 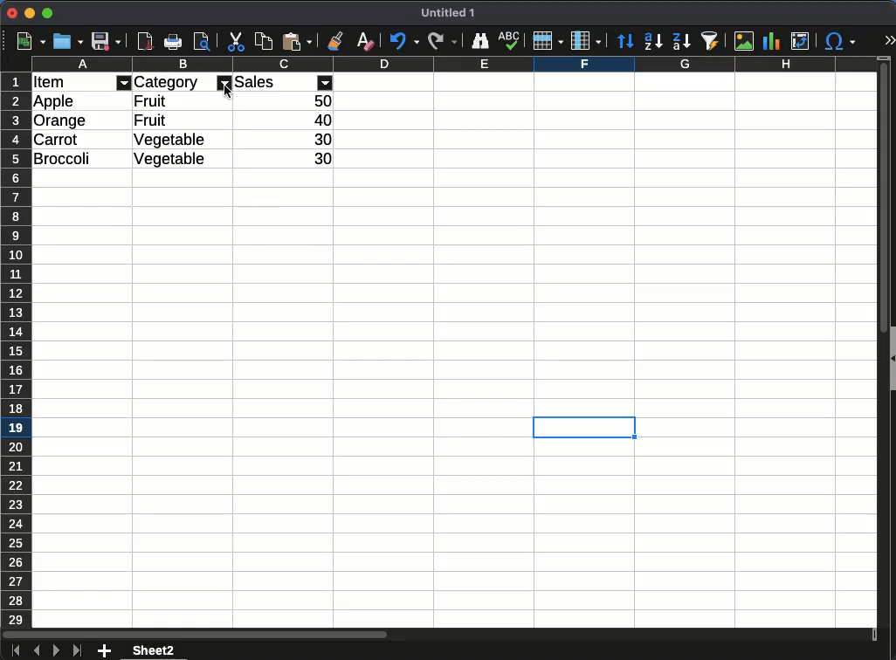 I want to click on scroll, so click(x=880, y=351).